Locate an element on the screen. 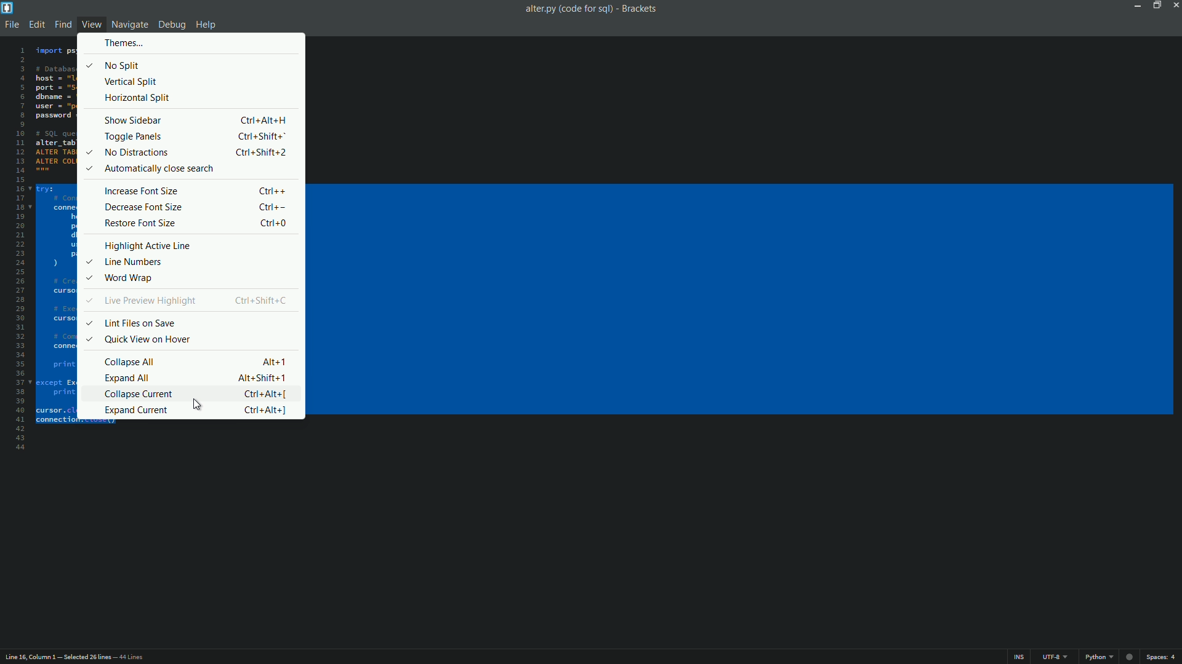  word wrap is located at coordinates (128, 278).